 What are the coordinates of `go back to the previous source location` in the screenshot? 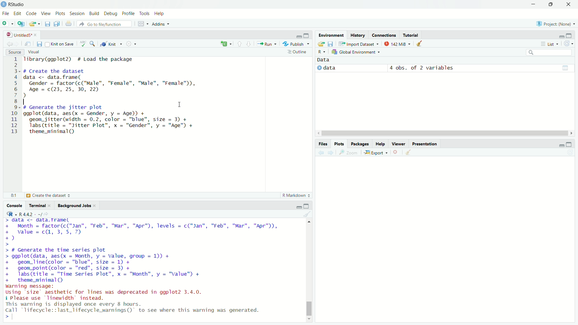 It's located at (7, 43).